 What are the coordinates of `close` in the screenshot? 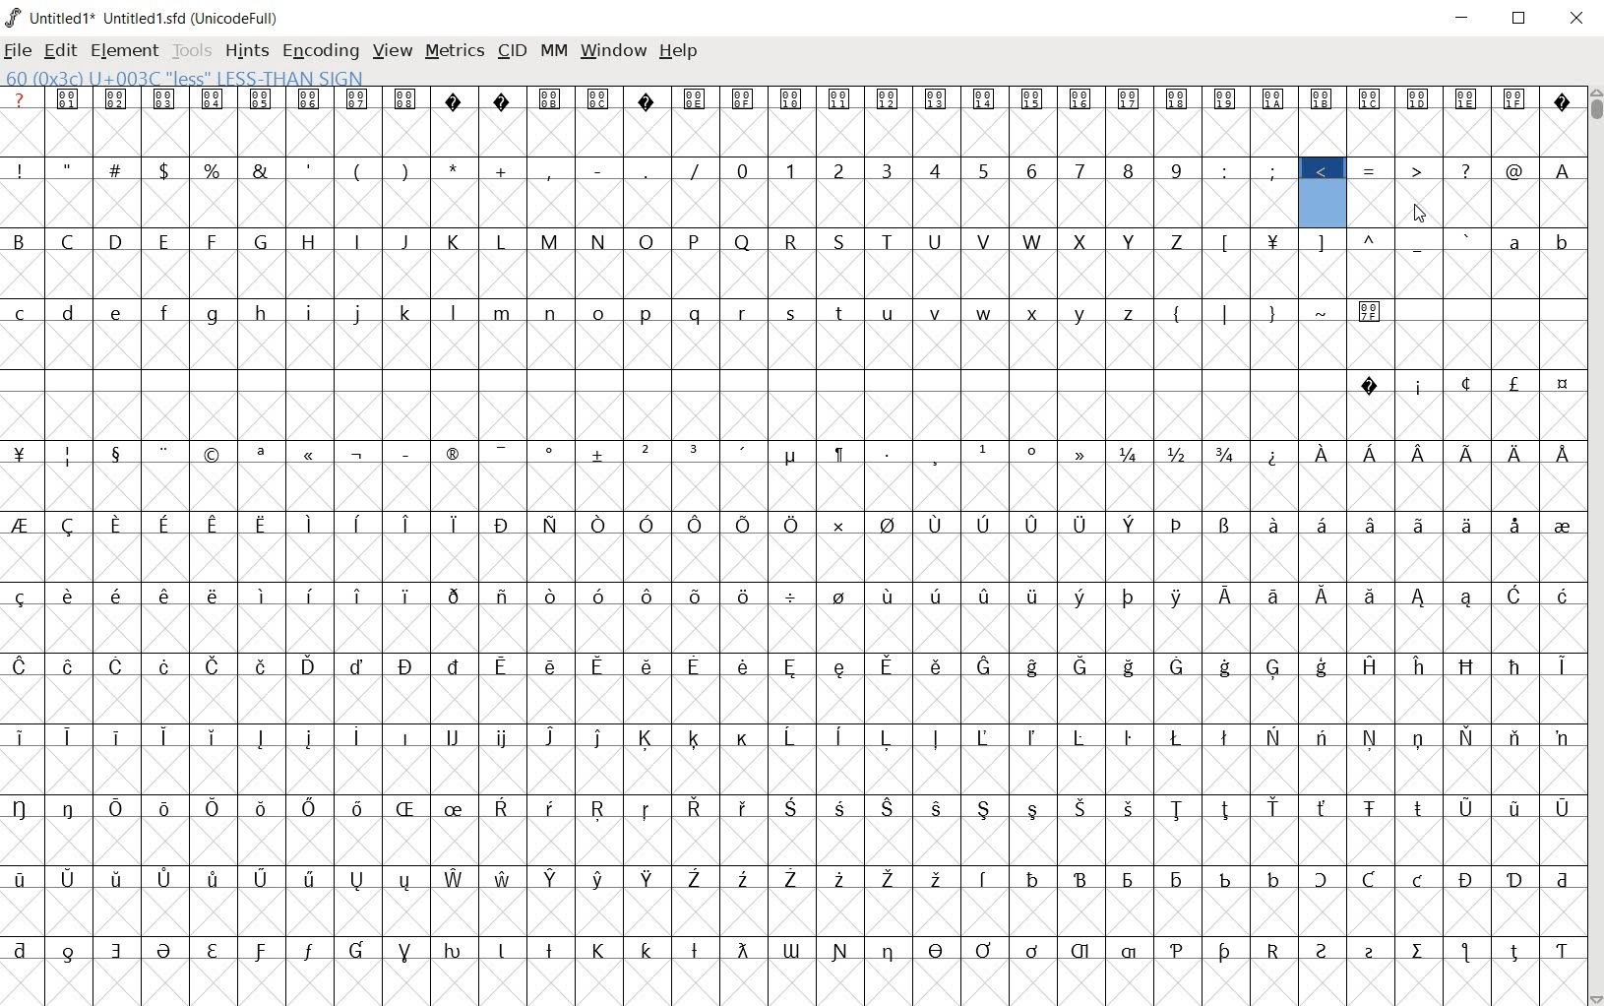 It's located at (1575, 18).